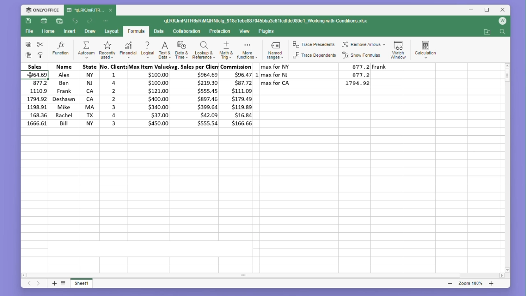 Image resolution: width=526 pixels, height=296 pixels. I want to click on no. clients, so click(113, 94).